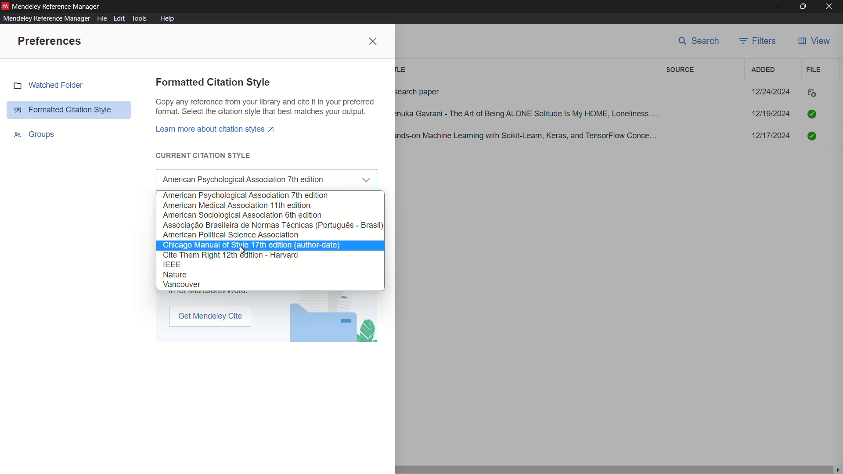 This screenshot has width=843, height=474. Describe the element at coordinates (272, 176) in the screenshot. I see `citation styles` at that location.